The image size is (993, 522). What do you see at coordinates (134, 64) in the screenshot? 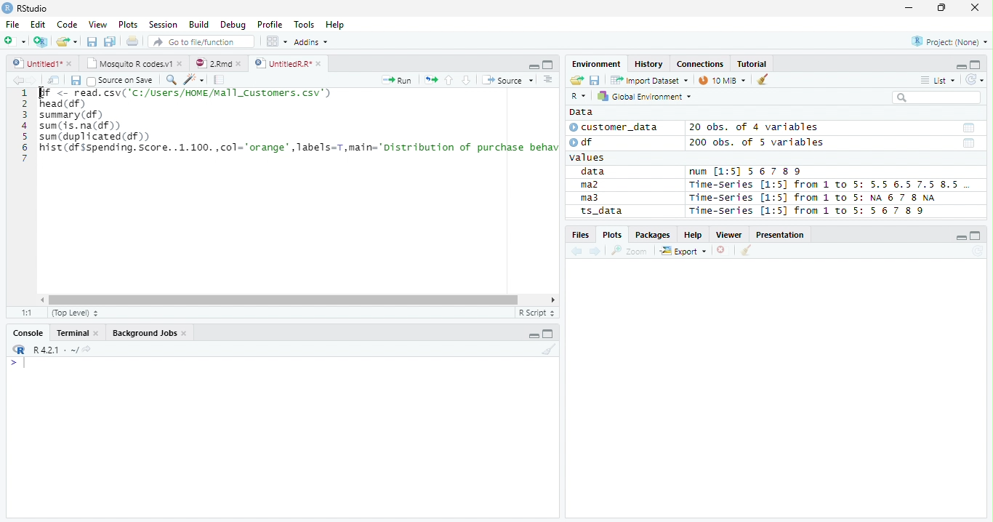
I see `Mosquito T codes.v1` at bounding box center [134, 64].